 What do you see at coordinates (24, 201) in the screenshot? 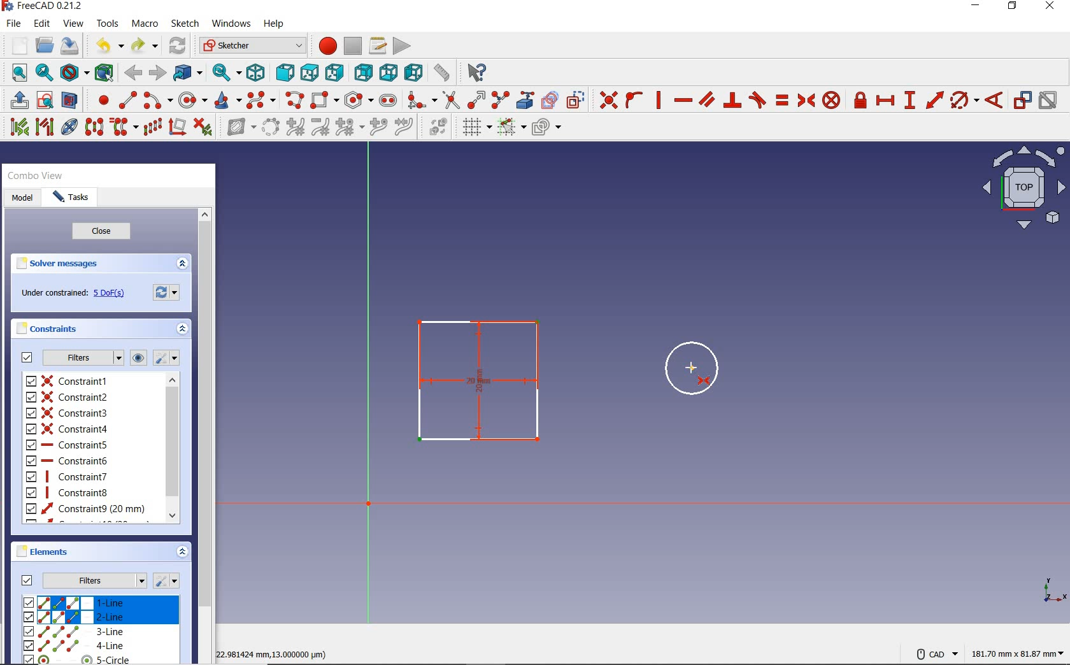
I see `model` at bounding box center [24, 201].